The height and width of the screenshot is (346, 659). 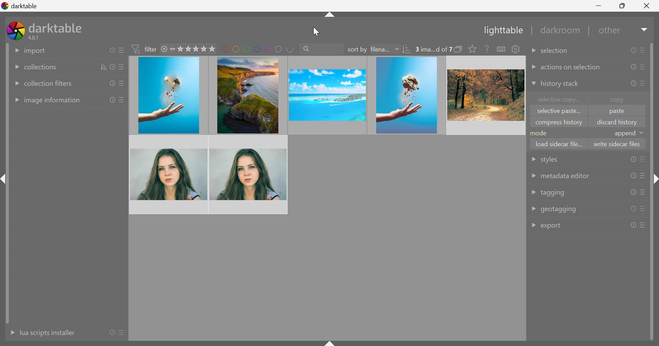 I want to click on Drop Down, so click(x=533, y=208).